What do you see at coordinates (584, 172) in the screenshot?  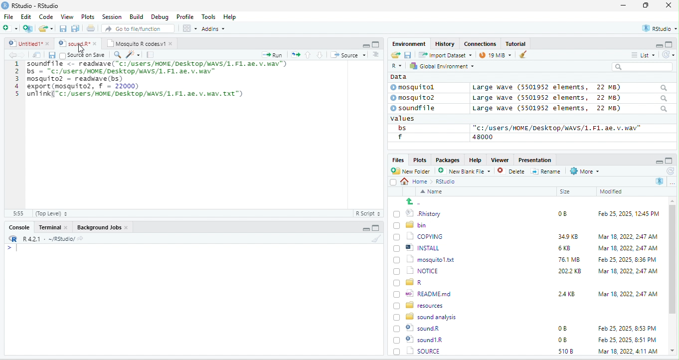 I see ` More ` at bounding box center [584, 172].